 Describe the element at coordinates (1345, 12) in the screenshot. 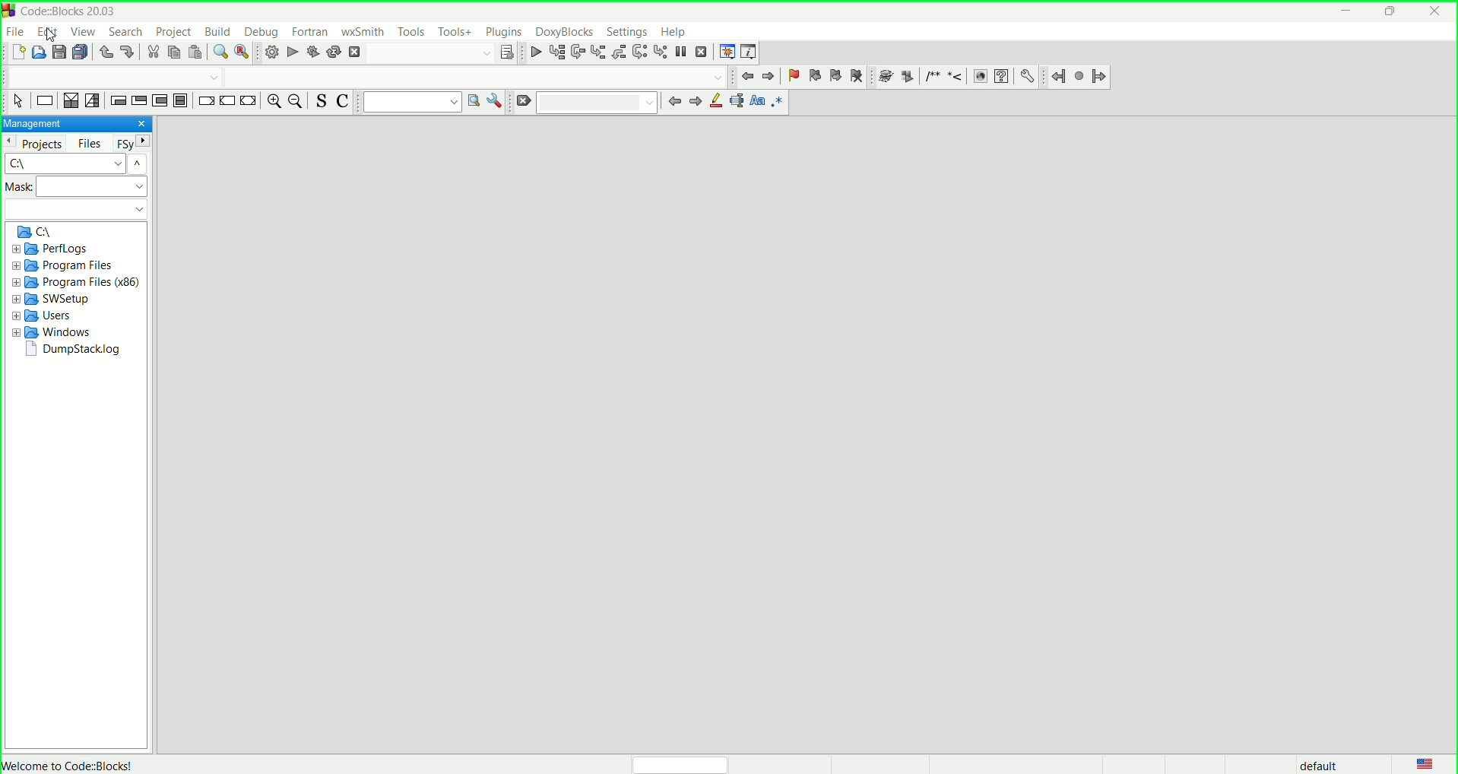

I see `minimize` at that location.